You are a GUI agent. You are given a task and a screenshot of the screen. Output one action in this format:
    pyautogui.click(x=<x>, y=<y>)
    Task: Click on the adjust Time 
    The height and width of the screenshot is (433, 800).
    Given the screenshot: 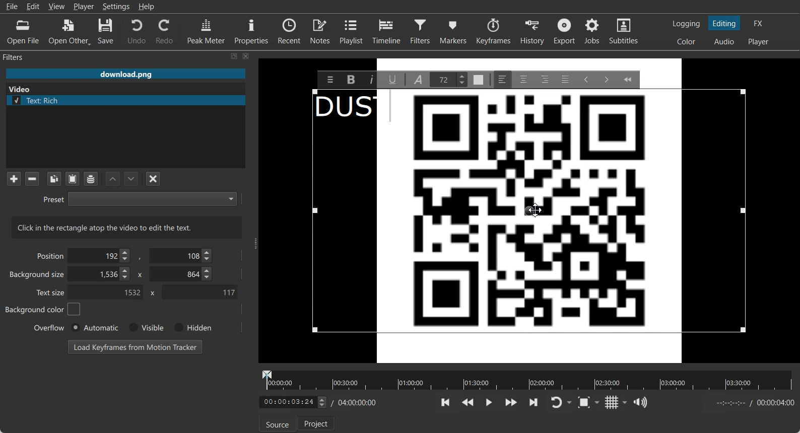 What is the action you would take?
    pyautogui.click(x=292, y=403)
    